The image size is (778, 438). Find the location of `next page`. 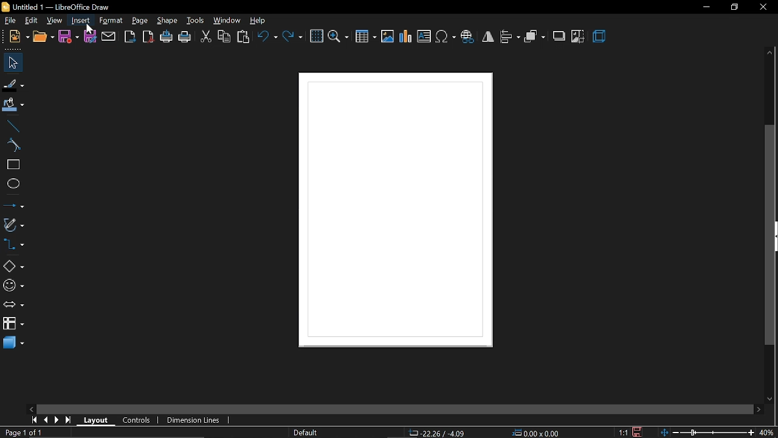

next page is located at coordinates (55, 420).